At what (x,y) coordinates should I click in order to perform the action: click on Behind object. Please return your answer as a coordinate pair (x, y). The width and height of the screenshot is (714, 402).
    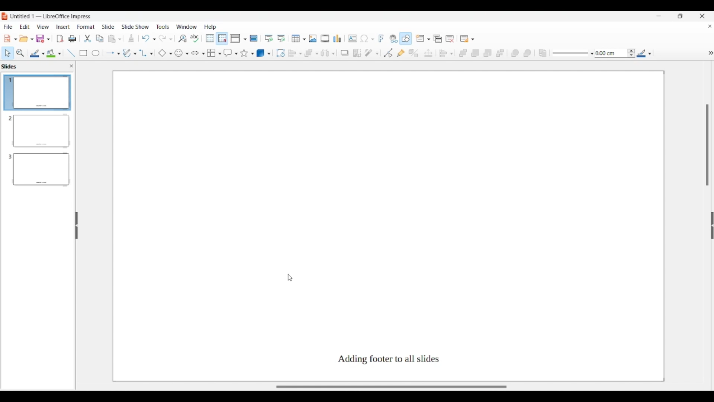
    Looking at the image, I should click on (527, 53).